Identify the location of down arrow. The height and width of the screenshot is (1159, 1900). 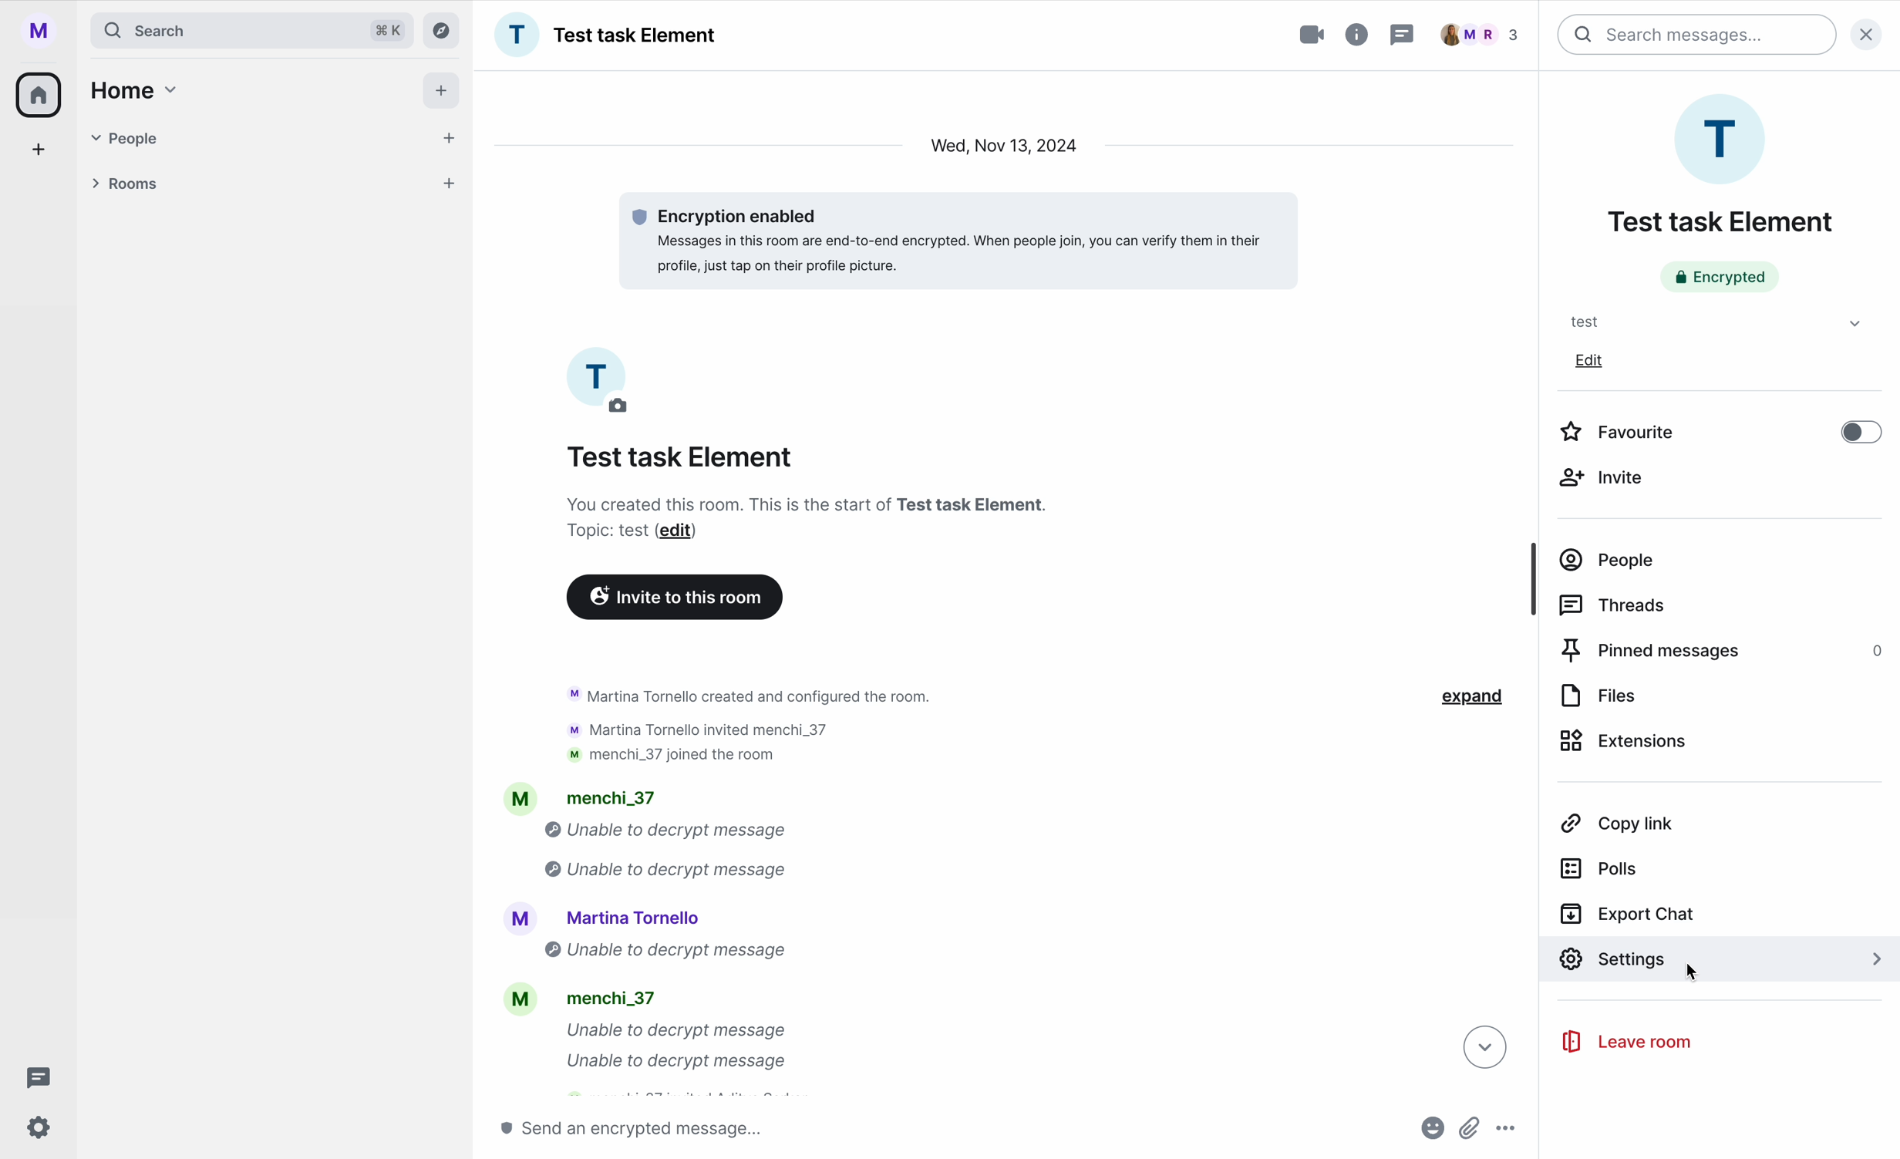
(1482, 1050).